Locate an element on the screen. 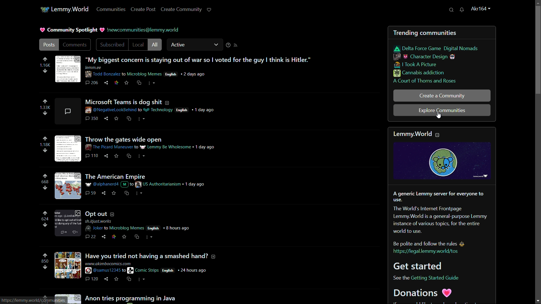 This screenshot has height=304, width=541. newcommunity@lemmy.world is located at coordinates (141, 30).